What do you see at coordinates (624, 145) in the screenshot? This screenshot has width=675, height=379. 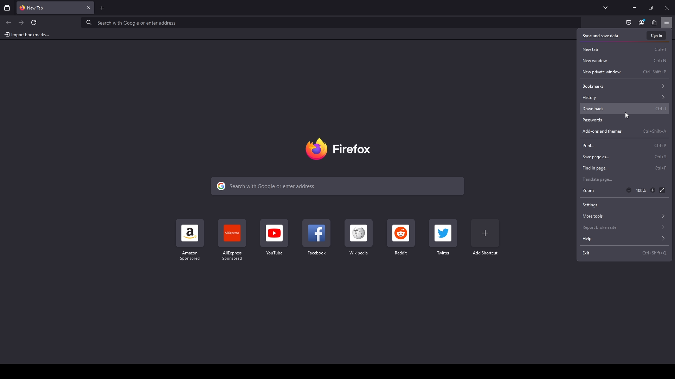 I see `Print` at bounding box center [624, 145].